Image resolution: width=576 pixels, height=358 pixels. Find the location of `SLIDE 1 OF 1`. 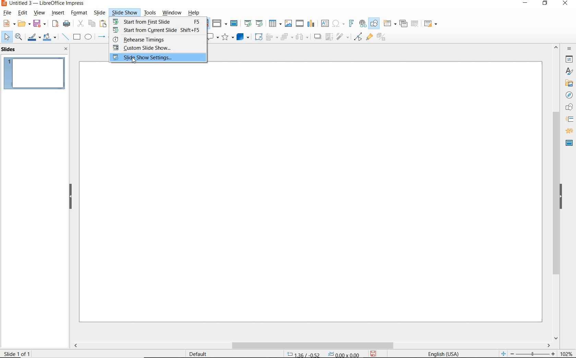

SLIDE 1 OF 1 is located at coordinates (16, 354).